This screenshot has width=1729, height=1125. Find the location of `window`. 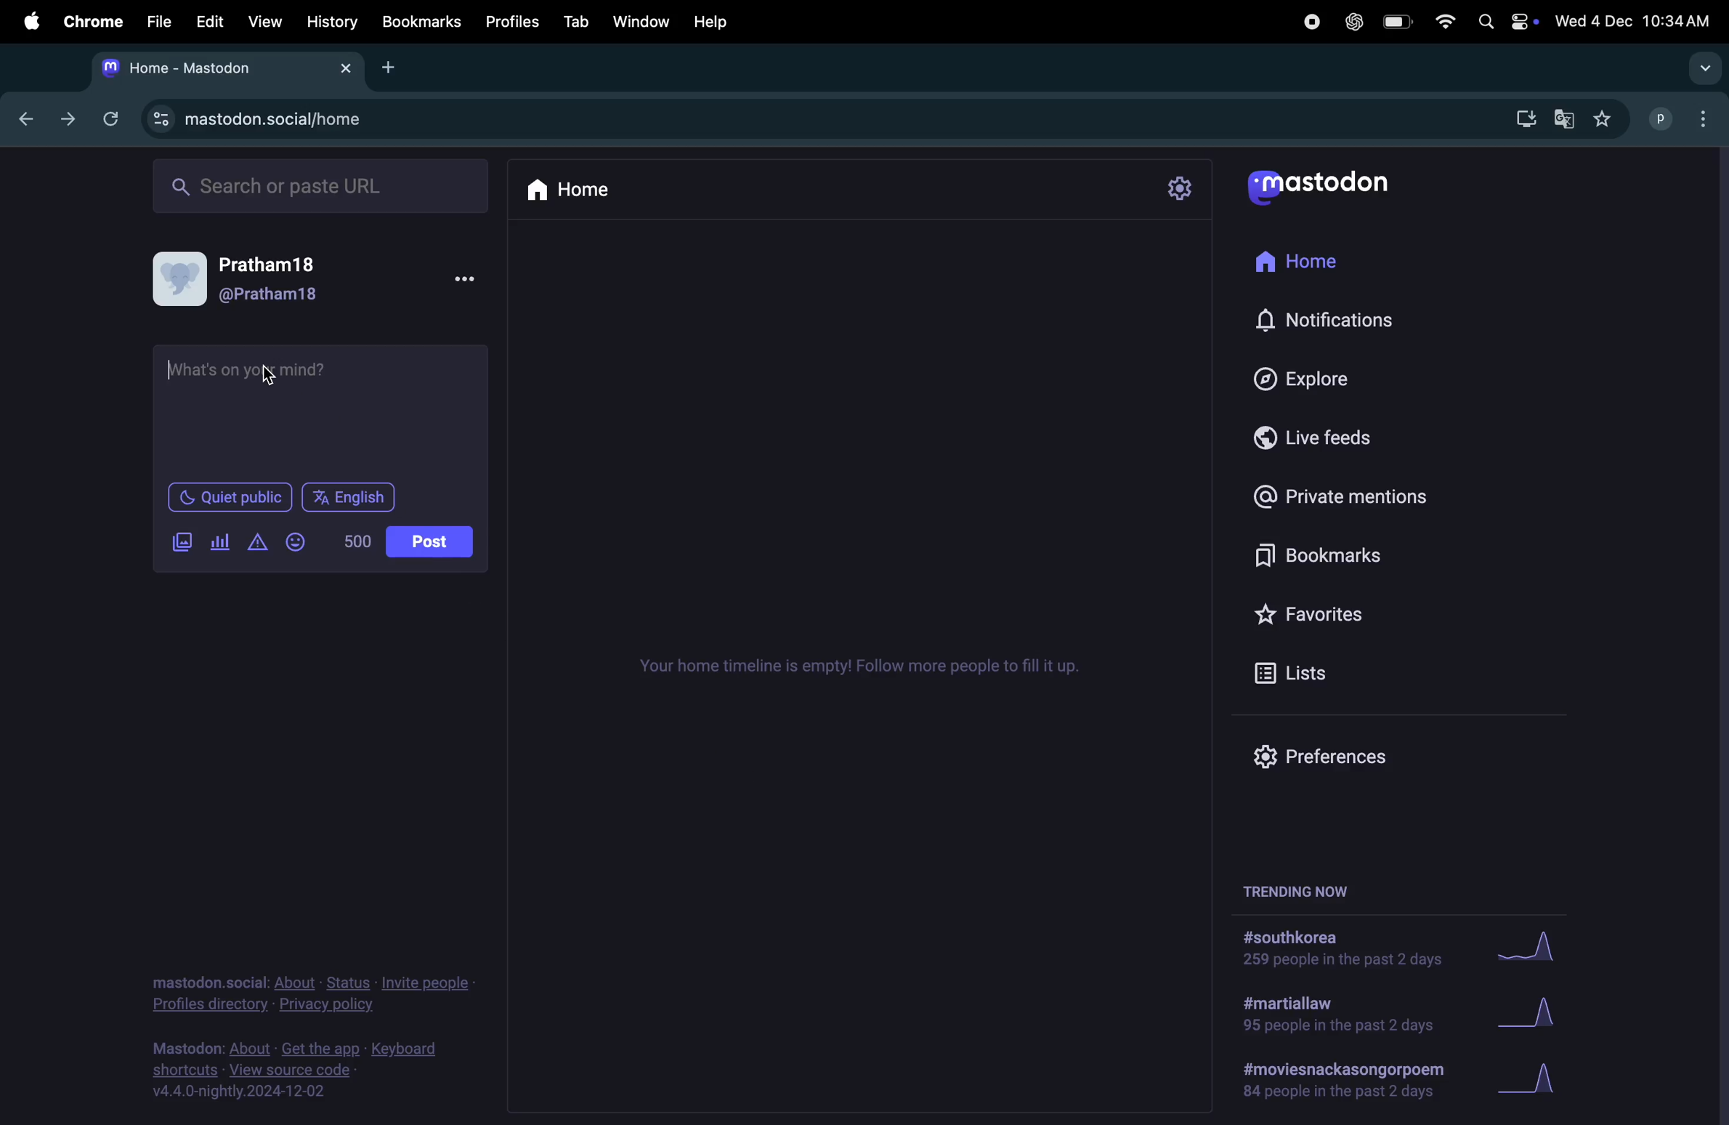

window is located at coordinates (647, 20).